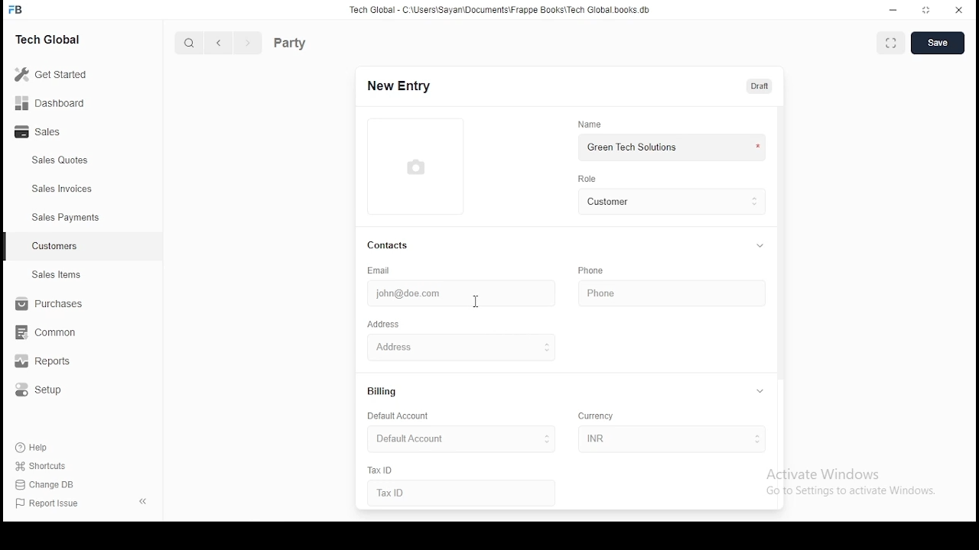 This screenshot has width=979, height=550. I want to click on save, so click(937, 43).